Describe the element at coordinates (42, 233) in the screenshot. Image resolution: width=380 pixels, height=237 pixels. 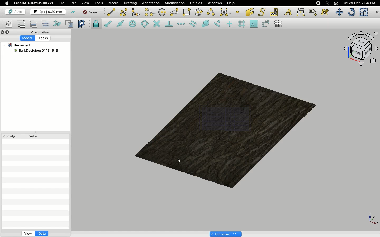
I see `Data` at that location.